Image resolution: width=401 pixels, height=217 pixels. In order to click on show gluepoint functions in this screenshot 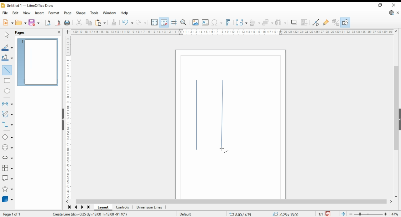, I will do `click(326, 22)`.